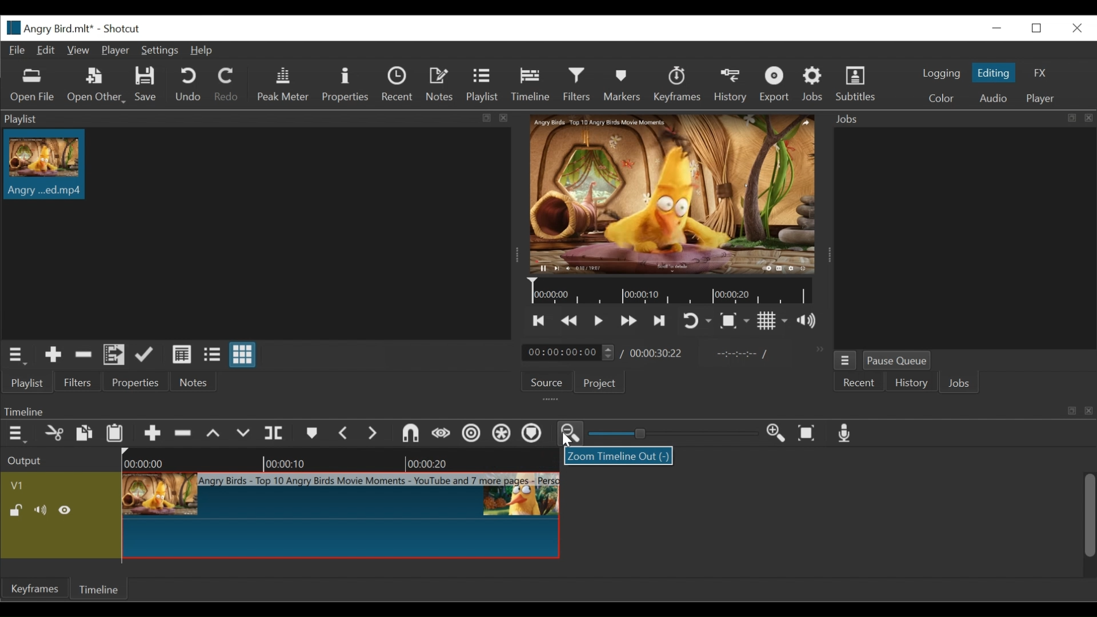  I want to click on Clip in timeline, so click(342, 516).